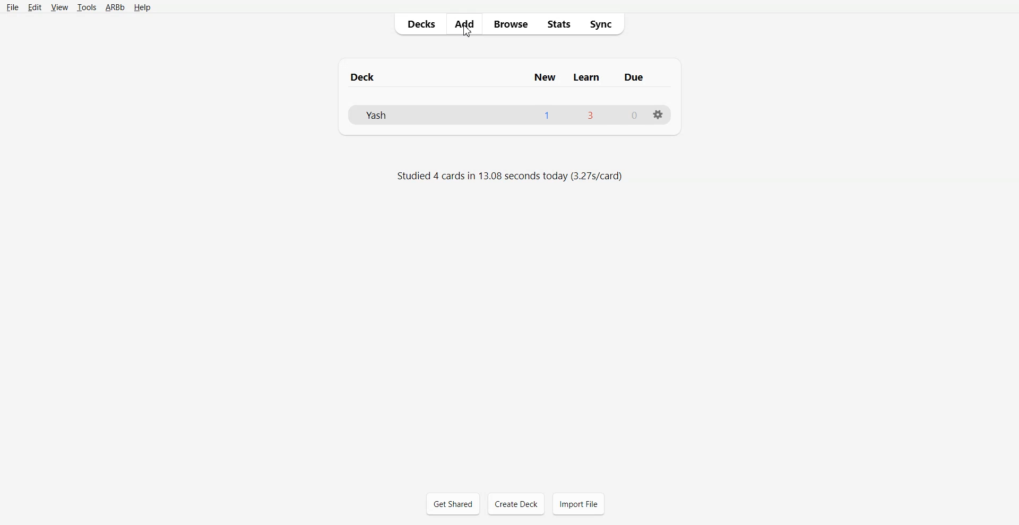 Image resolution: width=1019 pixels, height=525 pixels. I want to click on Text 1, so click(508, 77).